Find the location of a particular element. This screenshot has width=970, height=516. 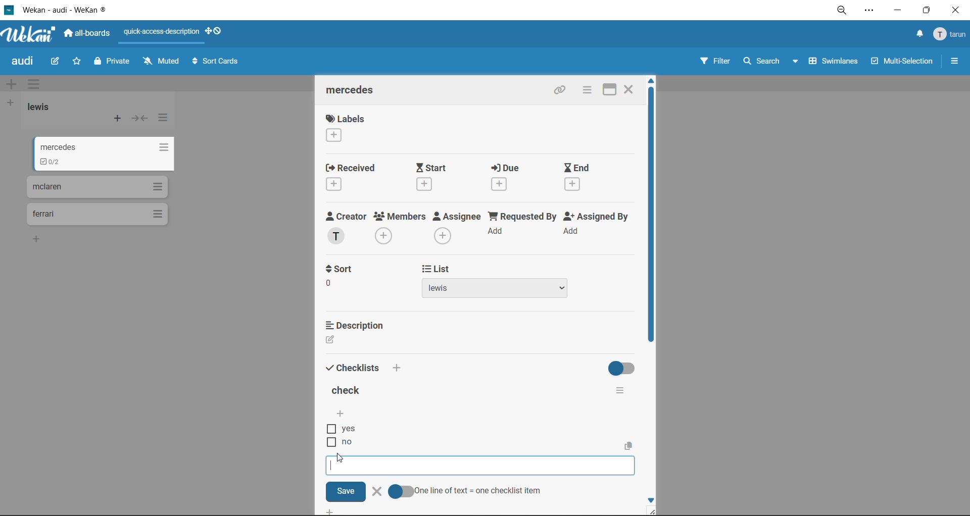

filter is located at coordinates (718, 62).